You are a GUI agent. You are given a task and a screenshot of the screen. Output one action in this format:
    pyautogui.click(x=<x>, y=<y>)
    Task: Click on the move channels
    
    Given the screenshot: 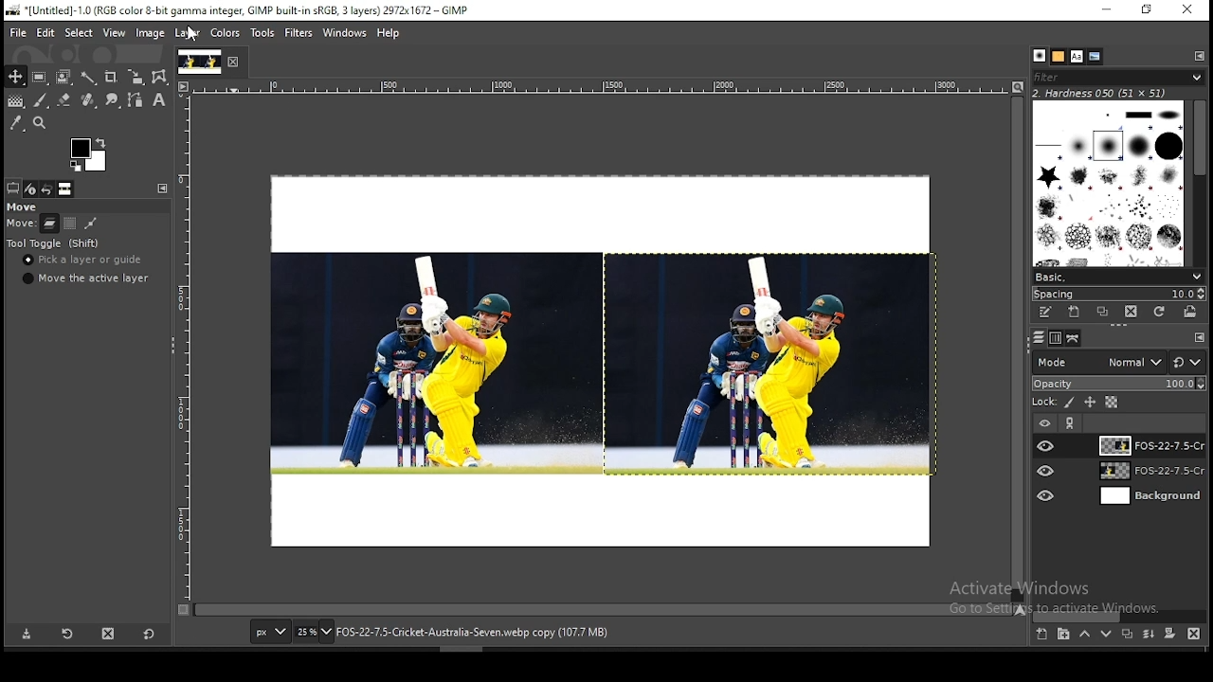 What is the action you would take?
    pyautogui.click(x=69, y=224)
    